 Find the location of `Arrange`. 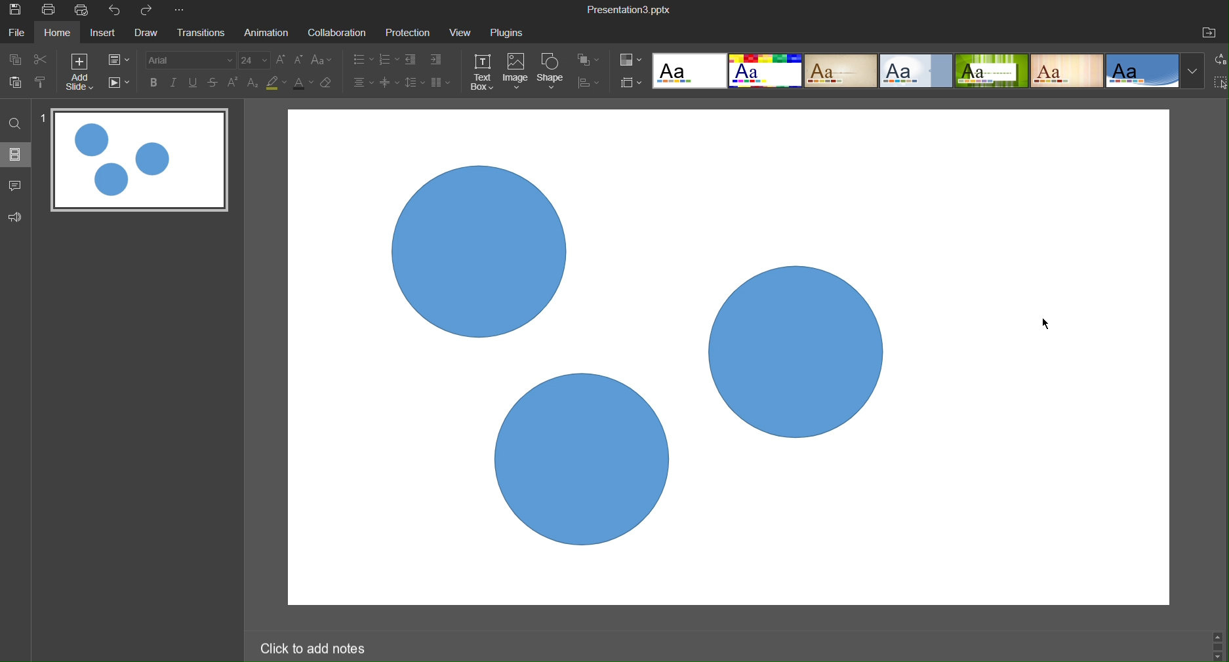

Arrange is located at coordinates (591, 62).